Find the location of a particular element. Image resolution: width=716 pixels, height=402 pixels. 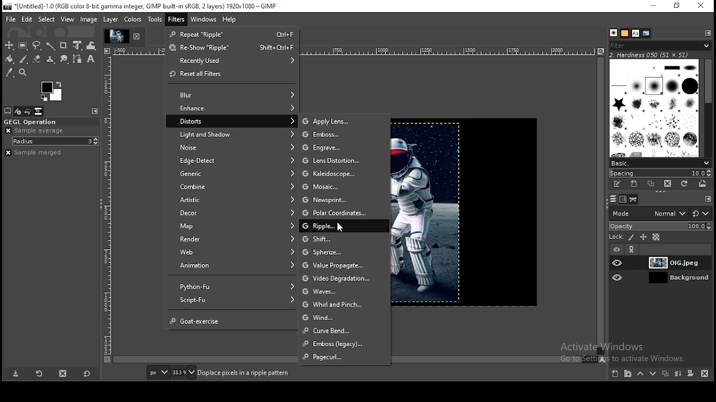

scroll bar is located at coordinates (601, 206).